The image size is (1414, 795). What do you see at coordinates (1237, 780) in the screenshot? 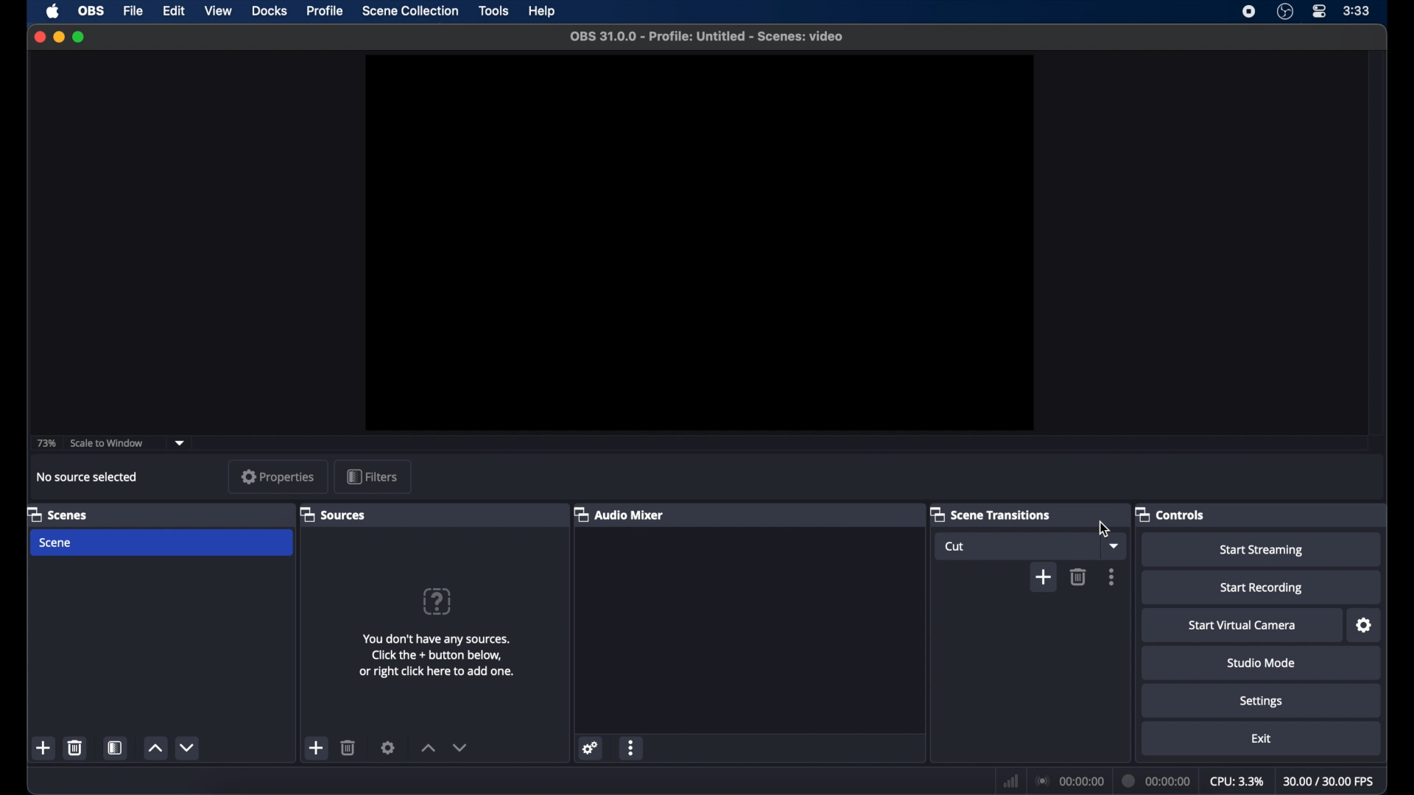
I see `cpu` at bounding box center [1237, 780].